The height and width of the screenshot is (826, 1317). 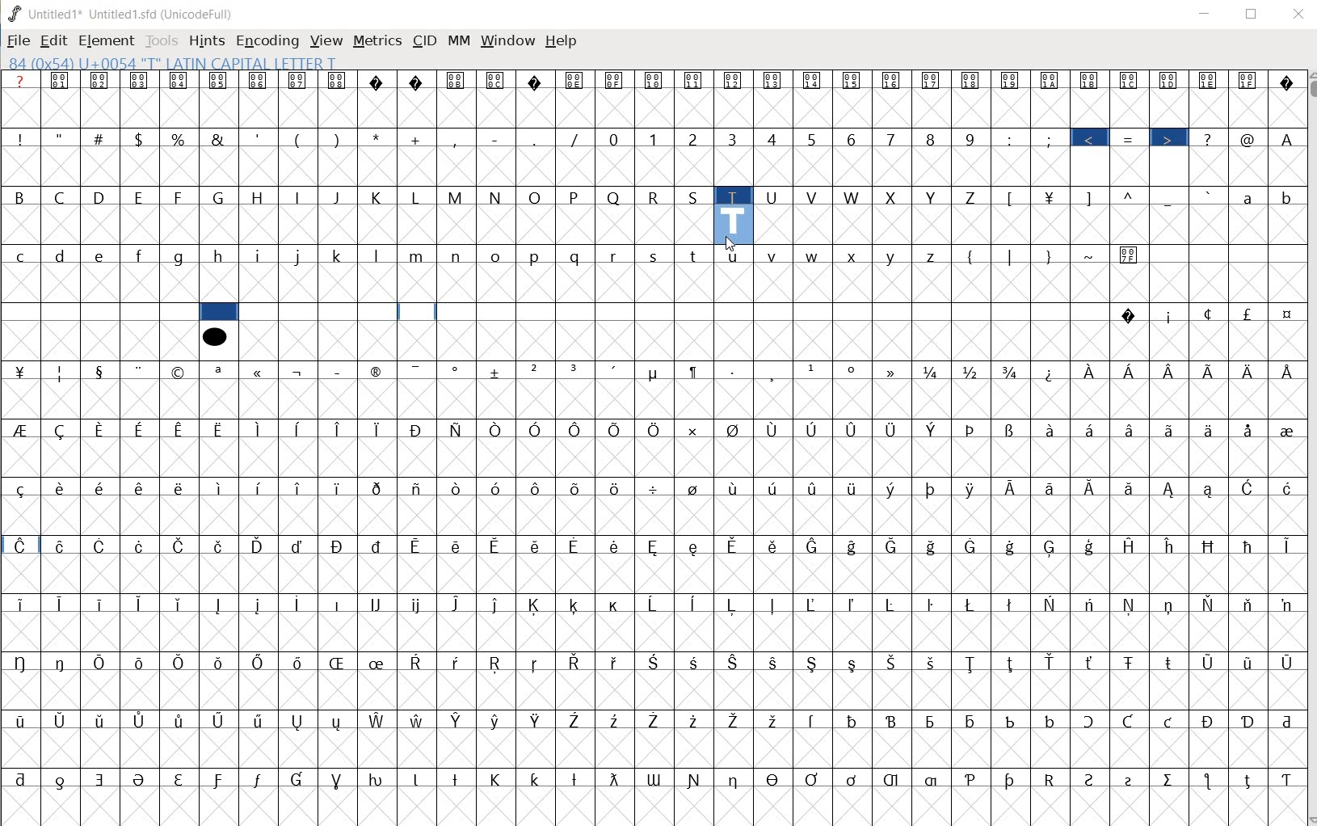 What do you see at coordinates (418, 139) in the screenshot?
I see `+` at bounding box center [418, 139].